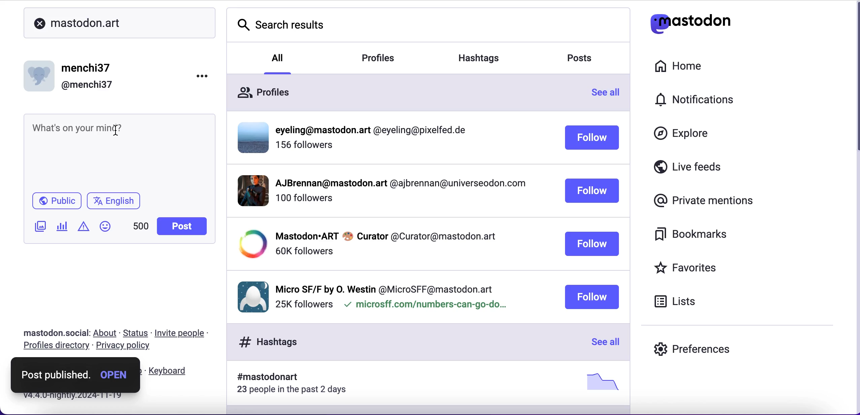  What do you see at coordinates (586, 60) in the screenshot?
I see `posts` at bounding box center [586, 60].